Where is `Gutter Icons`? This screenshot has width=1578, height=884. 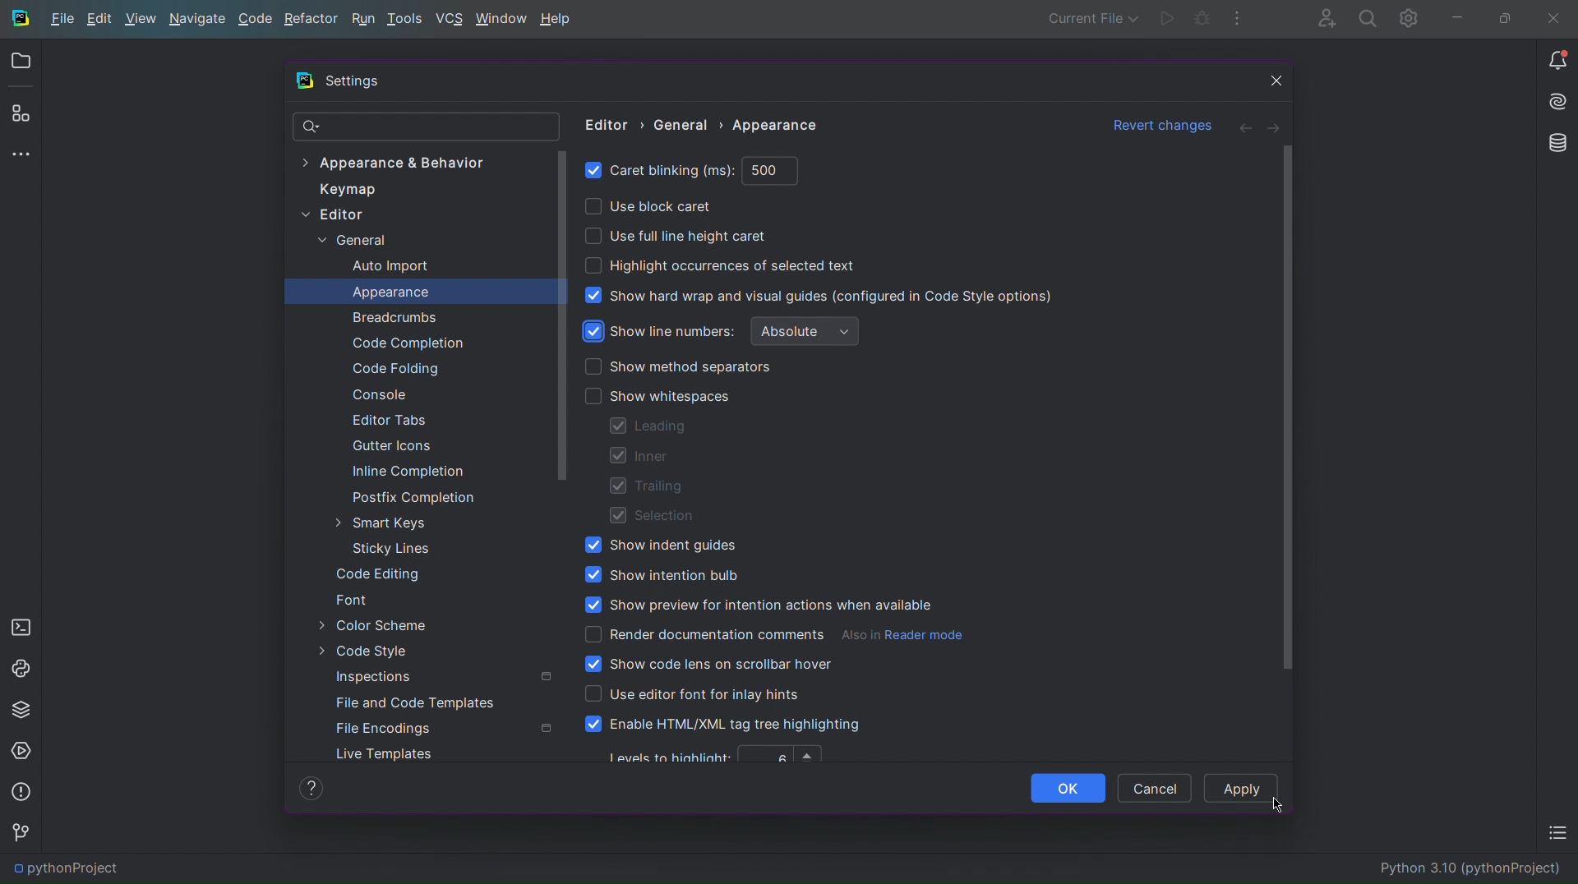
Gutter Icons is located at coordinates (383, 449).